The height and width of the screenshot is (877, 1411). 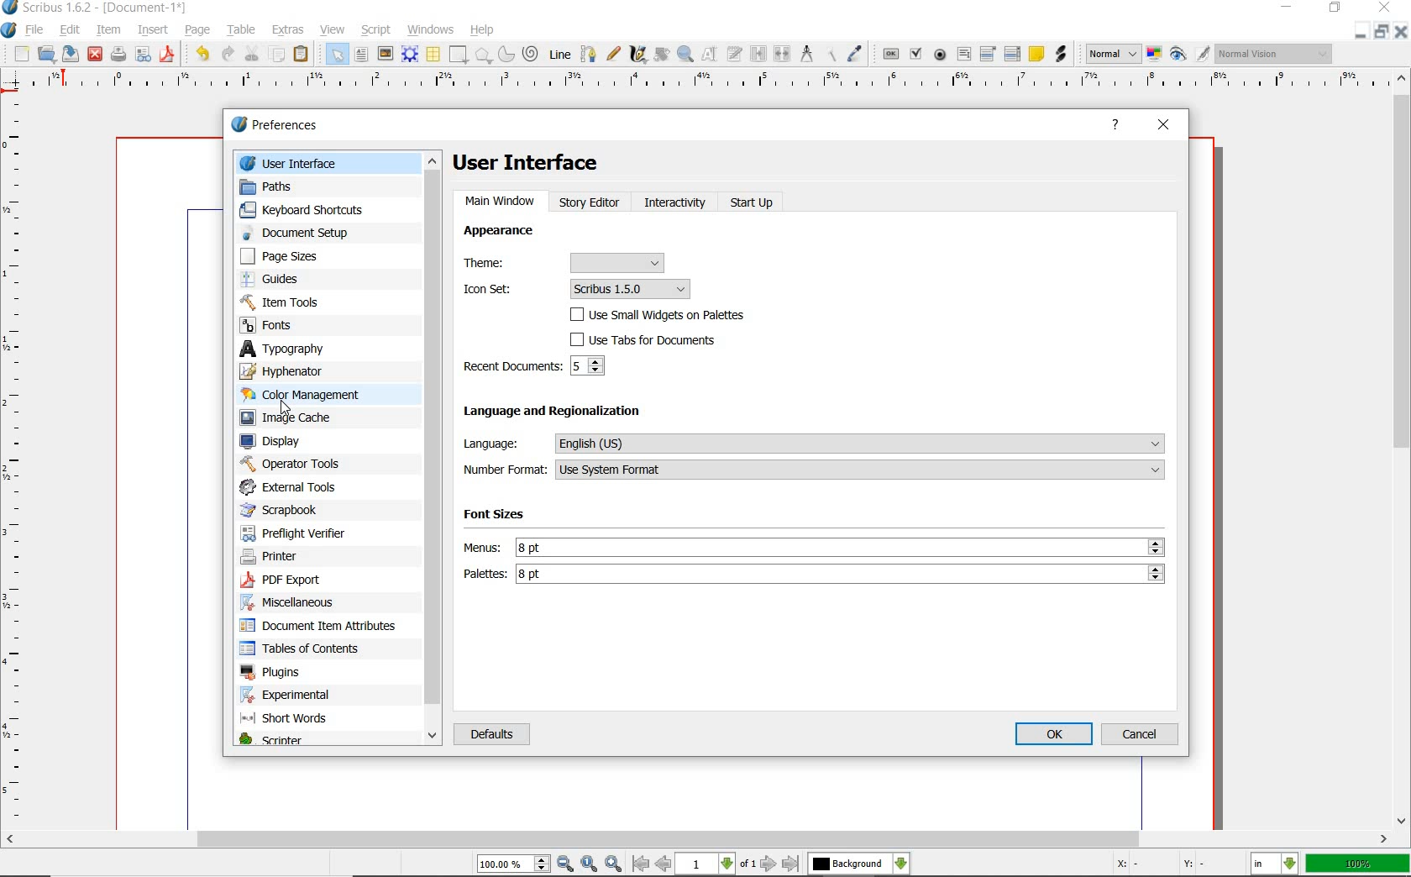 I want to click on print, so click(x=118, y=54).